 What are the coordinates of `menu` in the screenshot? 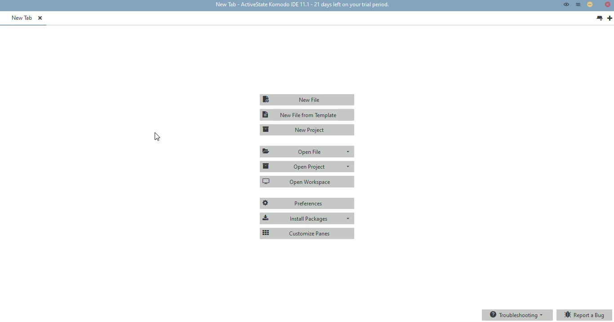 It's located at (578, 4).